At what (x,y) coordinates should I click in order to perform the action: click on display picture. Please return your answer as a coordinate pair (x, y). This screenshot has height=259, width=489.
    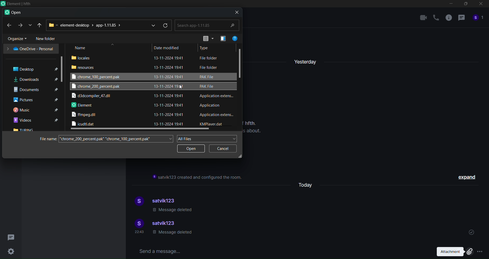
    Looking at the image, I should click on (138, 202).